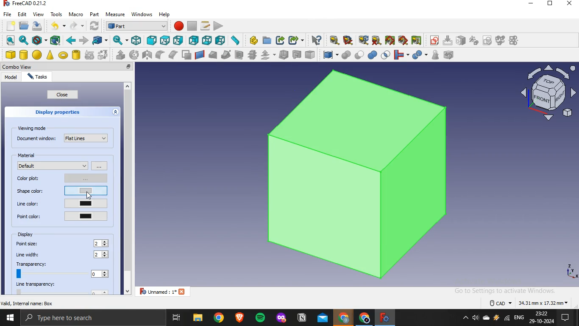  What do you see at coordinates (76, 55) in the screenshot?
I see `create tube` at bounding box center [76, 55].